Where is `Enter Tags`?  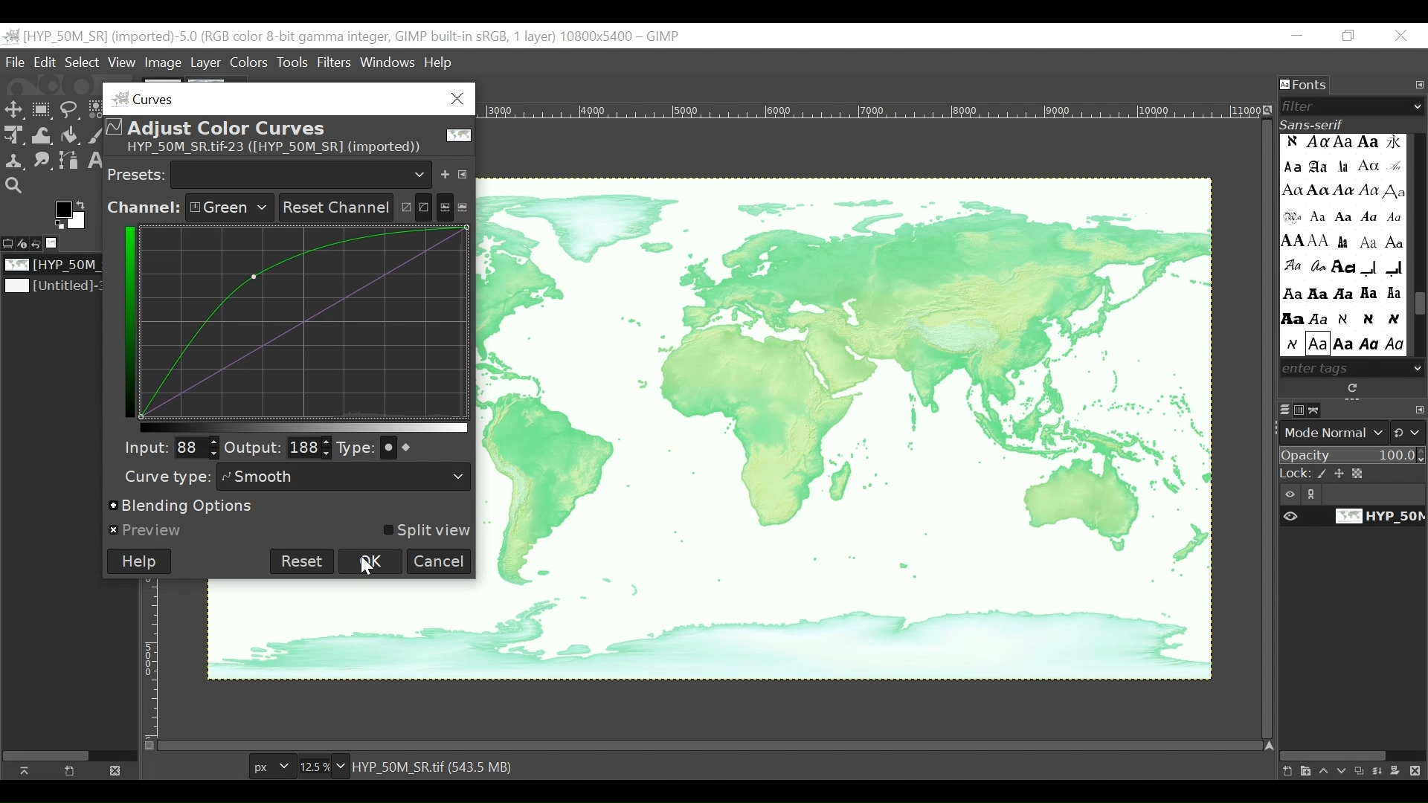
Enter Tags is located at coordinates (1342, 245).